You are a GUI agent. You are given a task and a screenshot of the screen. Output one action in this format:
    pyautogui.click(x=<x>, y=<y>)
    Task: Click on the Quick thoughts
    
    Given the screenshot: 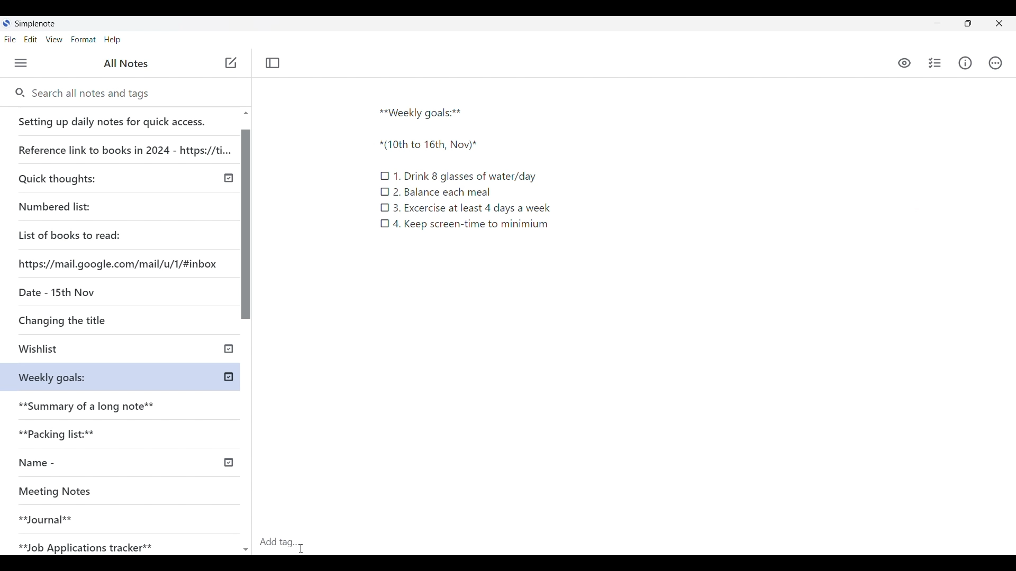 What is the action you would take?
    pyautogui.click(x=87, y=177)
    